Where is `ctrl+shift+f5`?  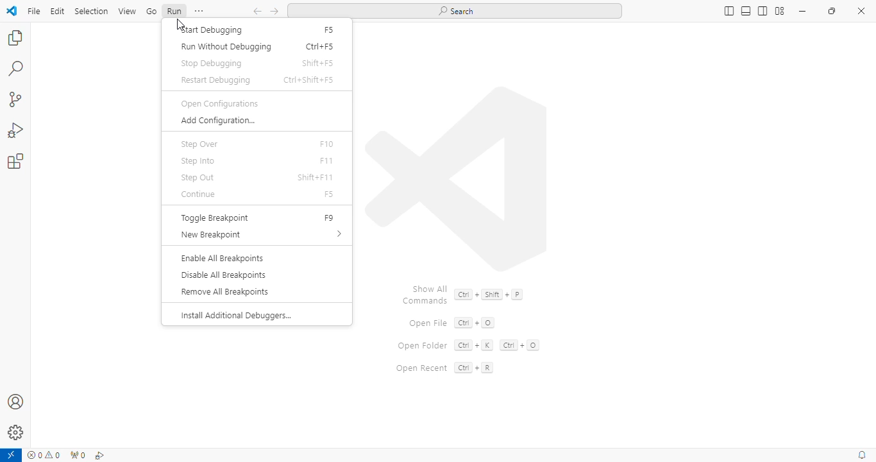 ctrl+shift+f5 is located at coordinates (308, 80).